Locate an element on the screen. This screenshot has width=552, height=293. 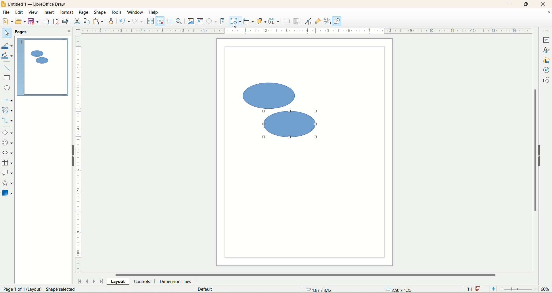
shadow is located at coordinates (286, 22).